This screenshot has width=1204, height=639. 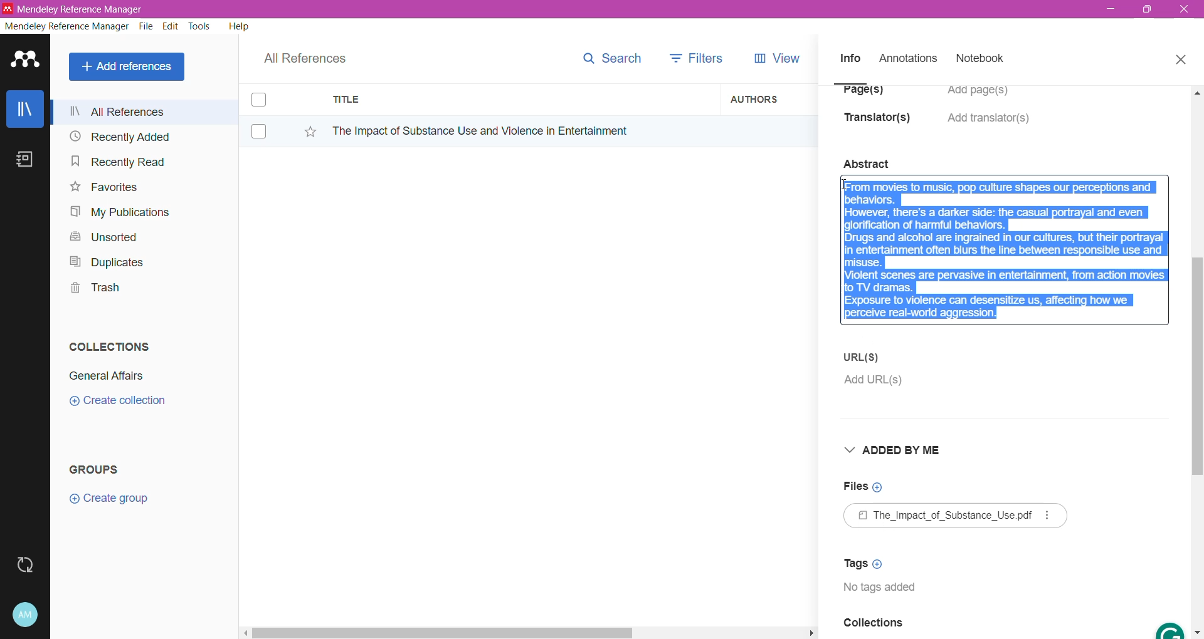 What do you see at coordinates (75, 9) in the screenshot?
I see `Application Name` at bounding box center [75, 9].